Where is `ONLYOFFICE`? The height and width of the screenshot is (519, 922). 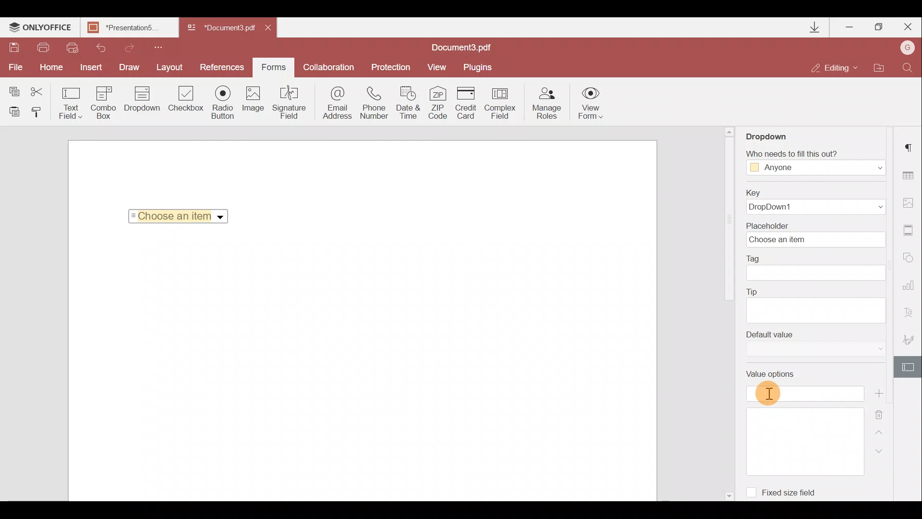 ONLYOFFICE is located at coordinates (40, 28).